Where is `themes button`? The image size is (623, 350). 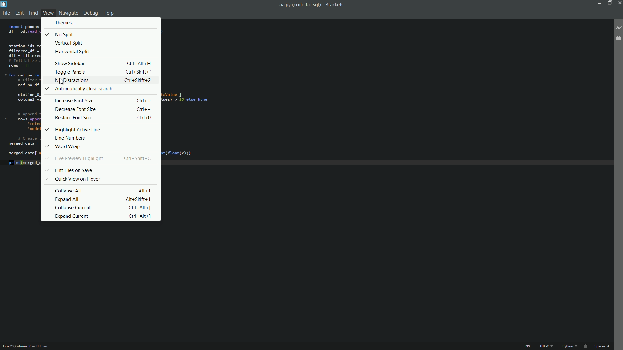 themes button is located at coordinates (66, 22).